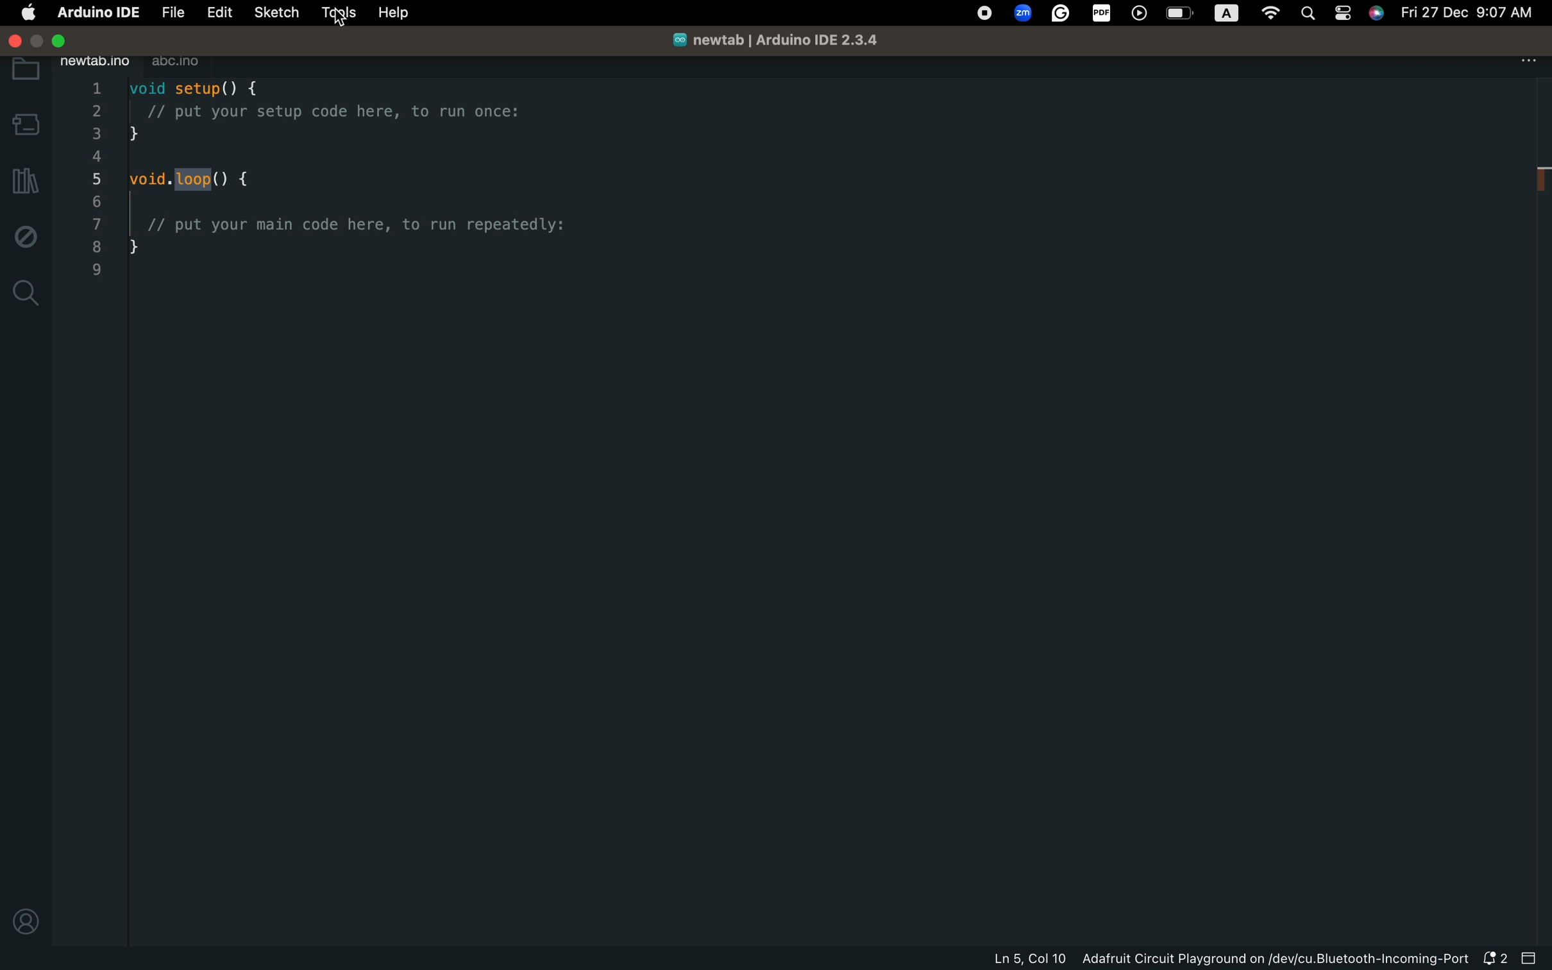 The height and width of the screenshot is (970, 1552). I want to click on library manager, so click(26, 180).